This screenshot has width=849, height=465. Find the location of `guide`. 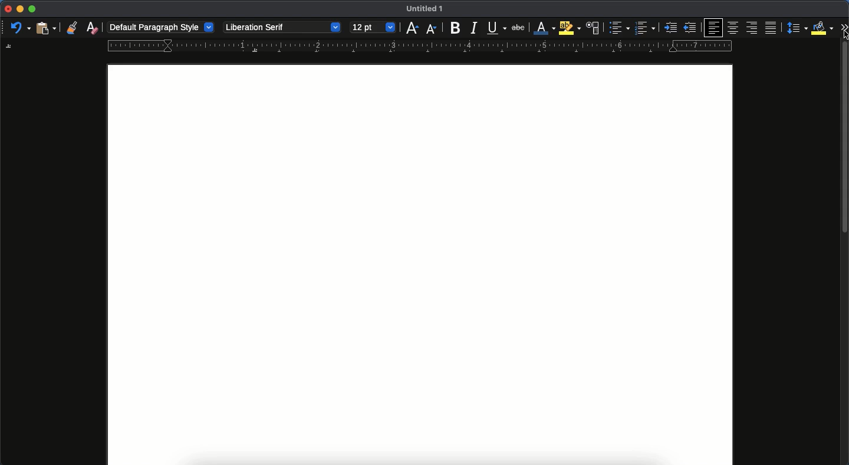

guide is located at coordinates (419, 46).